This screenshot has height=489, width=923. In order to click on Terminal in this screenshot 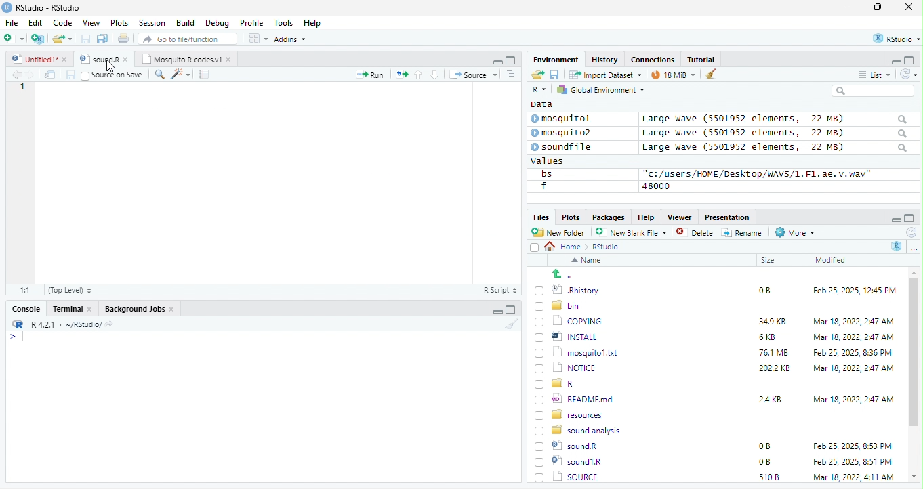, I will do `click(73, 308)`.